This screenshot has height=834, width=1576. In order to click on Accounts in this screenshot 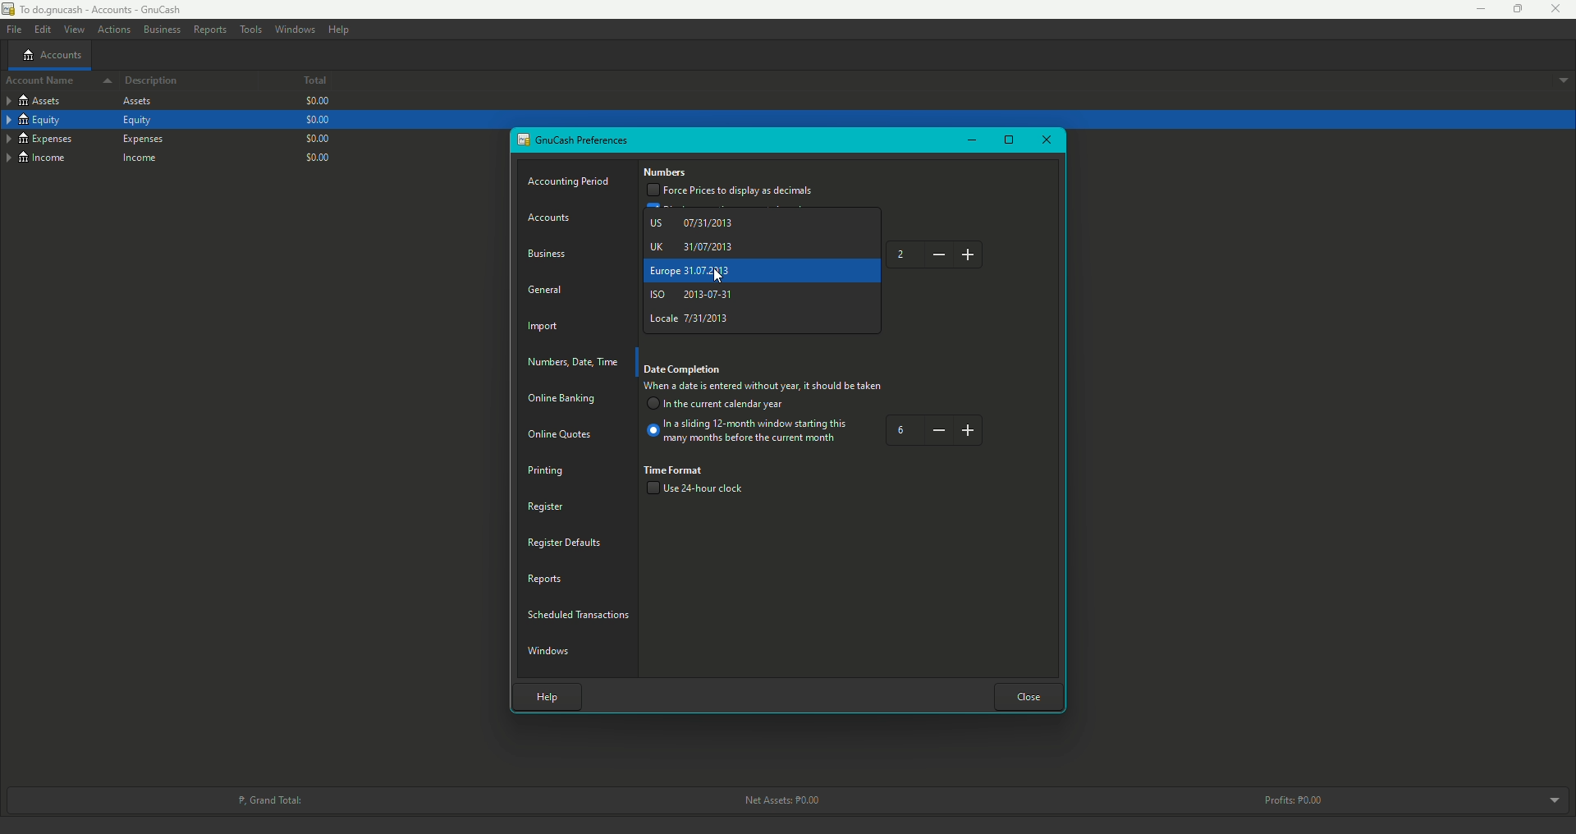, I will do `click(553, 218)`.